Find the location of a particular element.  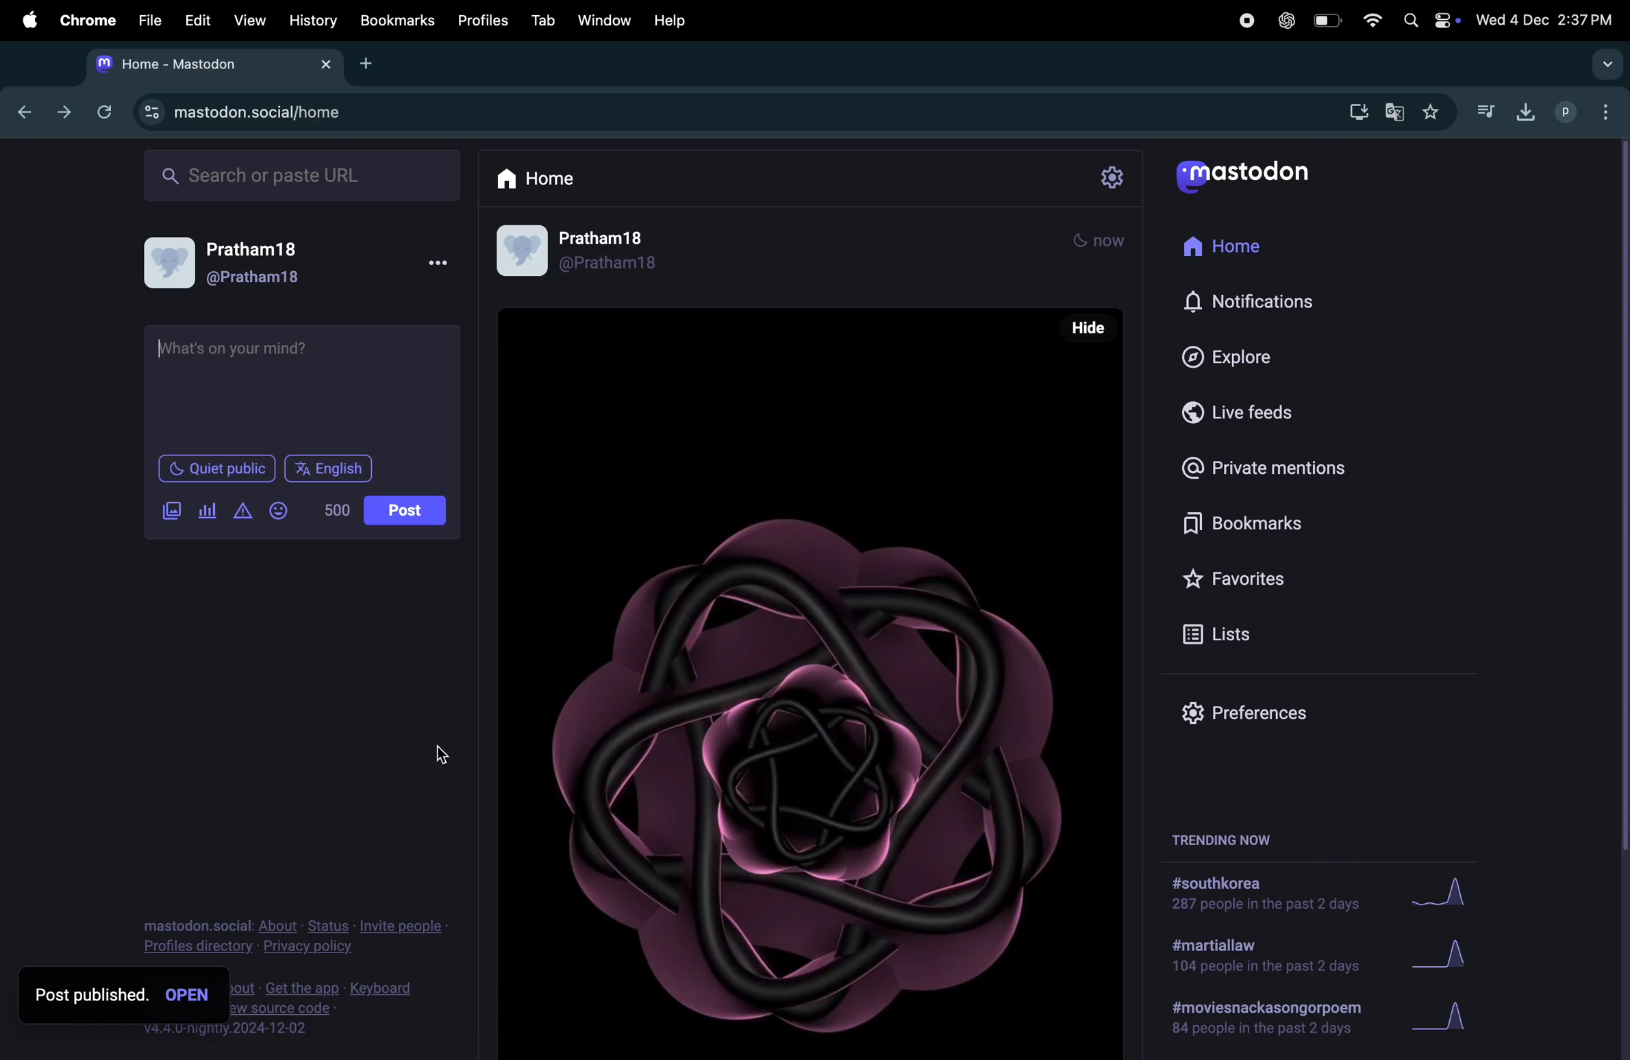

art work is located at coordinates (810, 683).